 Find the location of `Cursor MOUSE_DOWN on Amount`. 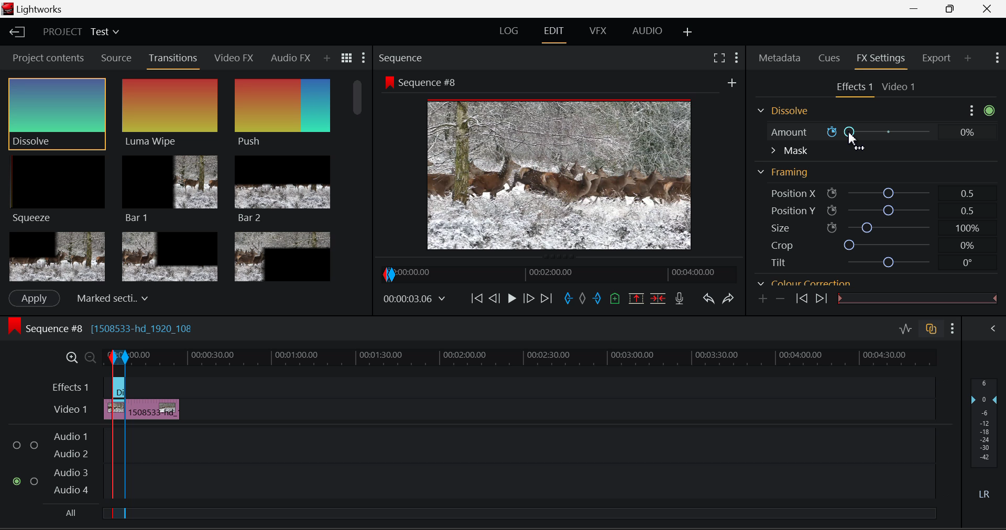

Cursor MOUSE_DOWN on Amount is located at coordinates (873, 132).